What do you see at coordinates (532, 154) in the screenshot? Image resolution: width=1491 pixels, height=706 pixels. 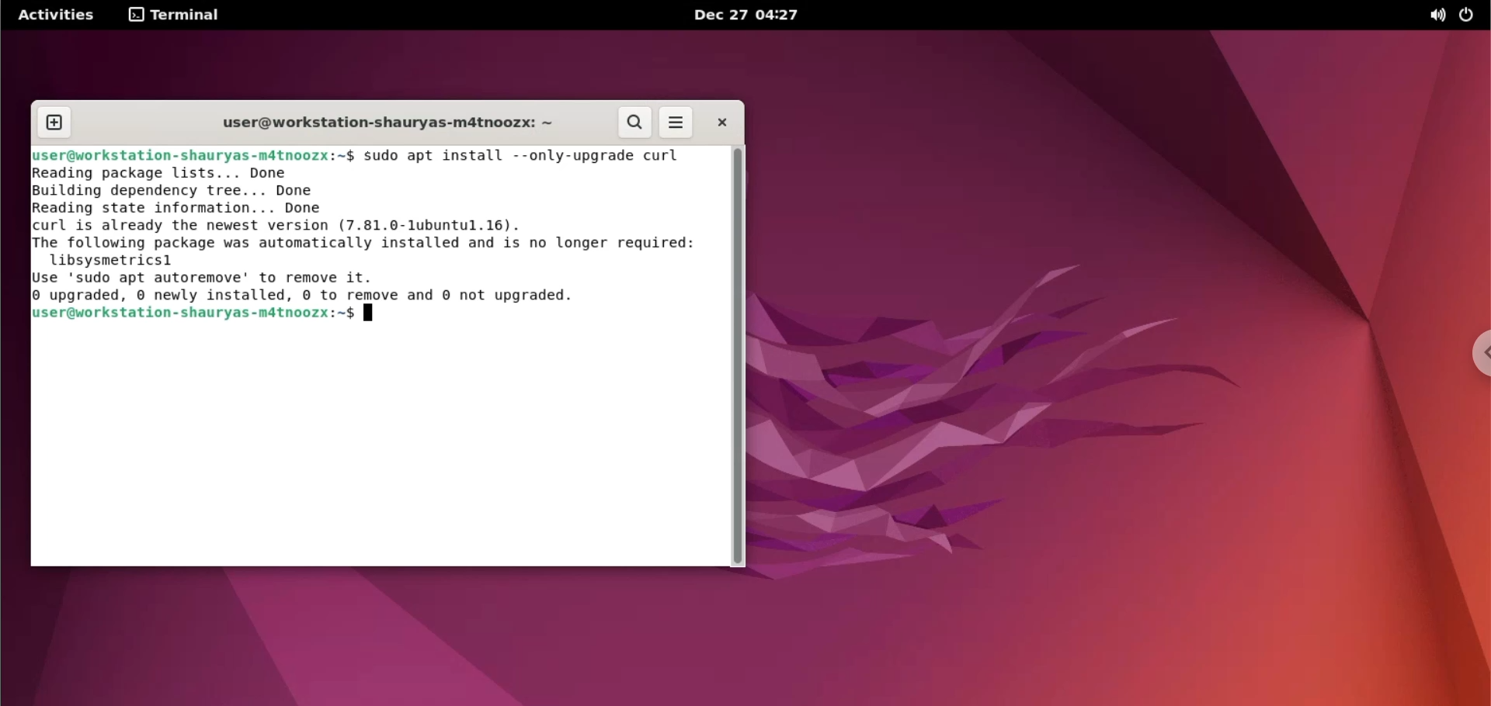 I see `sudo apt install --only-upgrade curl` at bounding box center [532, 154].